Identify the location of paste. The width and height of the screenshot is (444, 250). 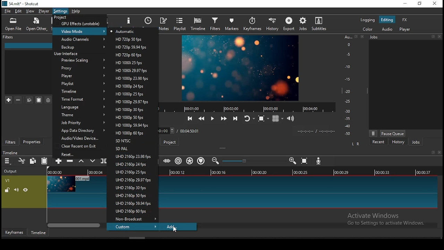
(46, 161).